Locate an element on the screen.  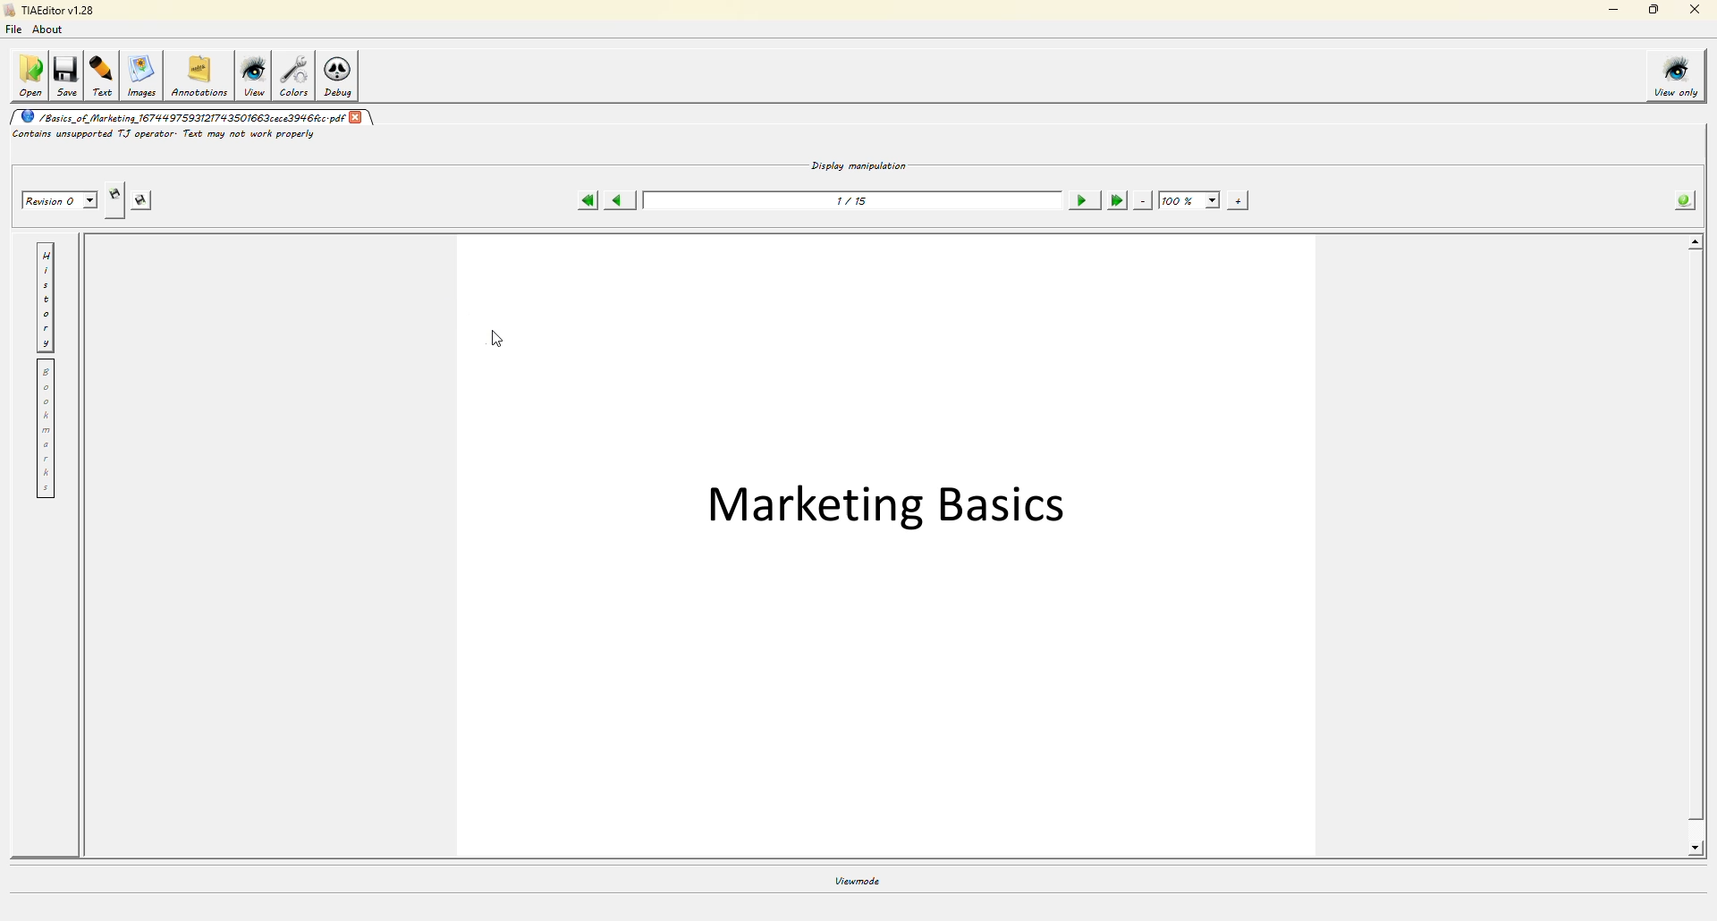
bokmarks is located at coordinates (50, 430).